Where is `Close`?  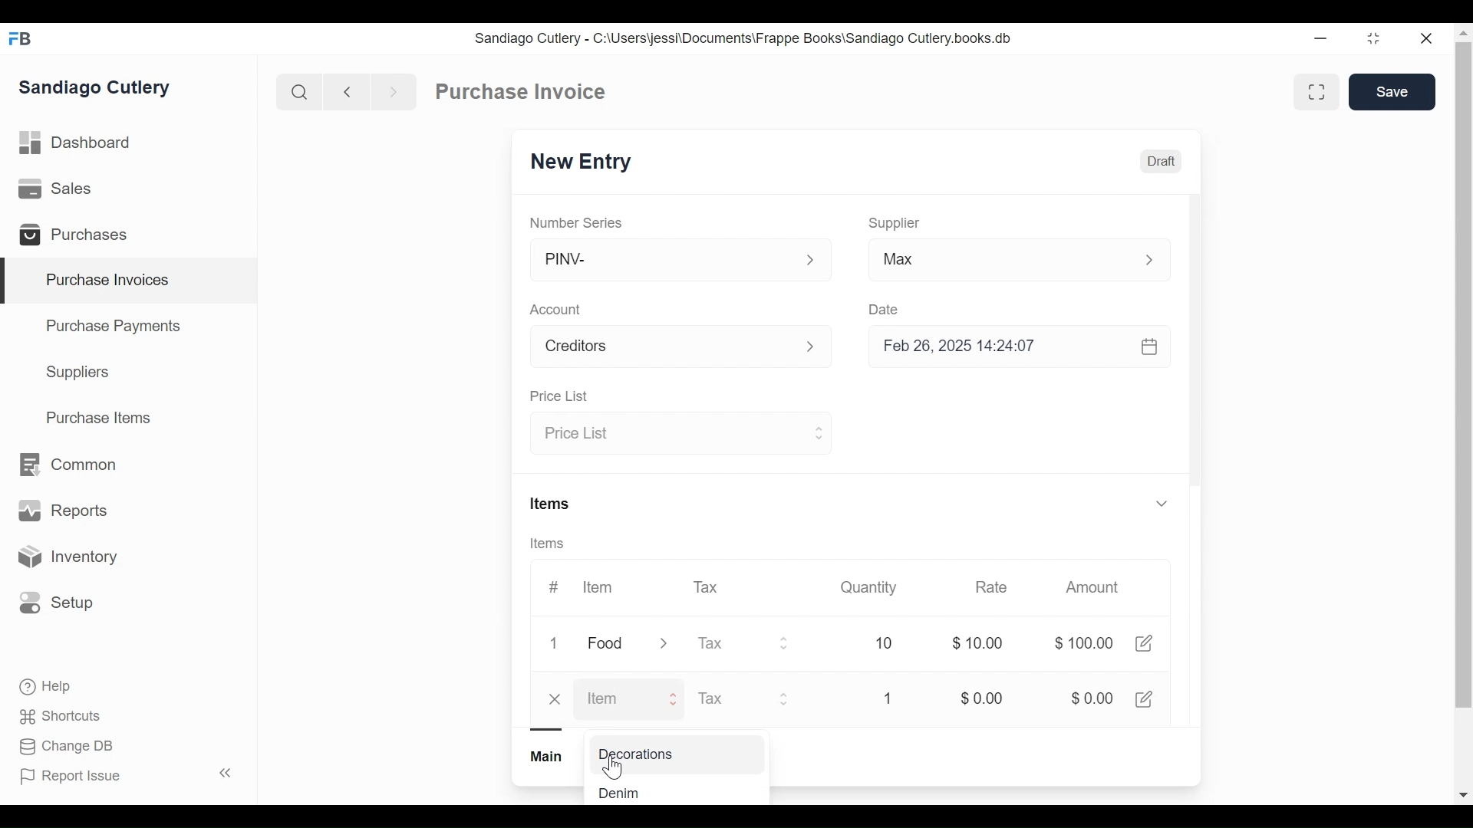 Close is located at coordinates (555, 700).